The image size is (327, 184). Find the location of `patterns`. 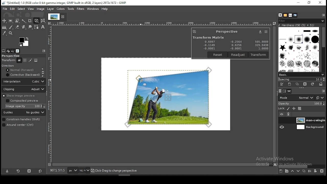

patterns is located at coordinates (285, 15).